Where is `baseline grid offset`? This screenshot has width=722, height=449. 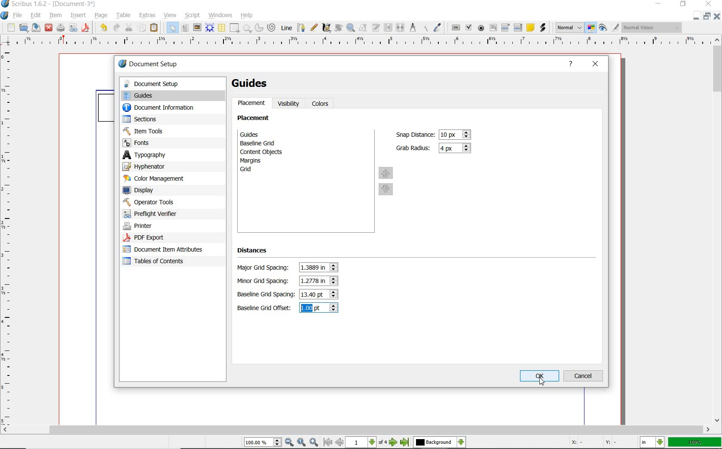
baseline grid offset is located at coordinates (313, 308).